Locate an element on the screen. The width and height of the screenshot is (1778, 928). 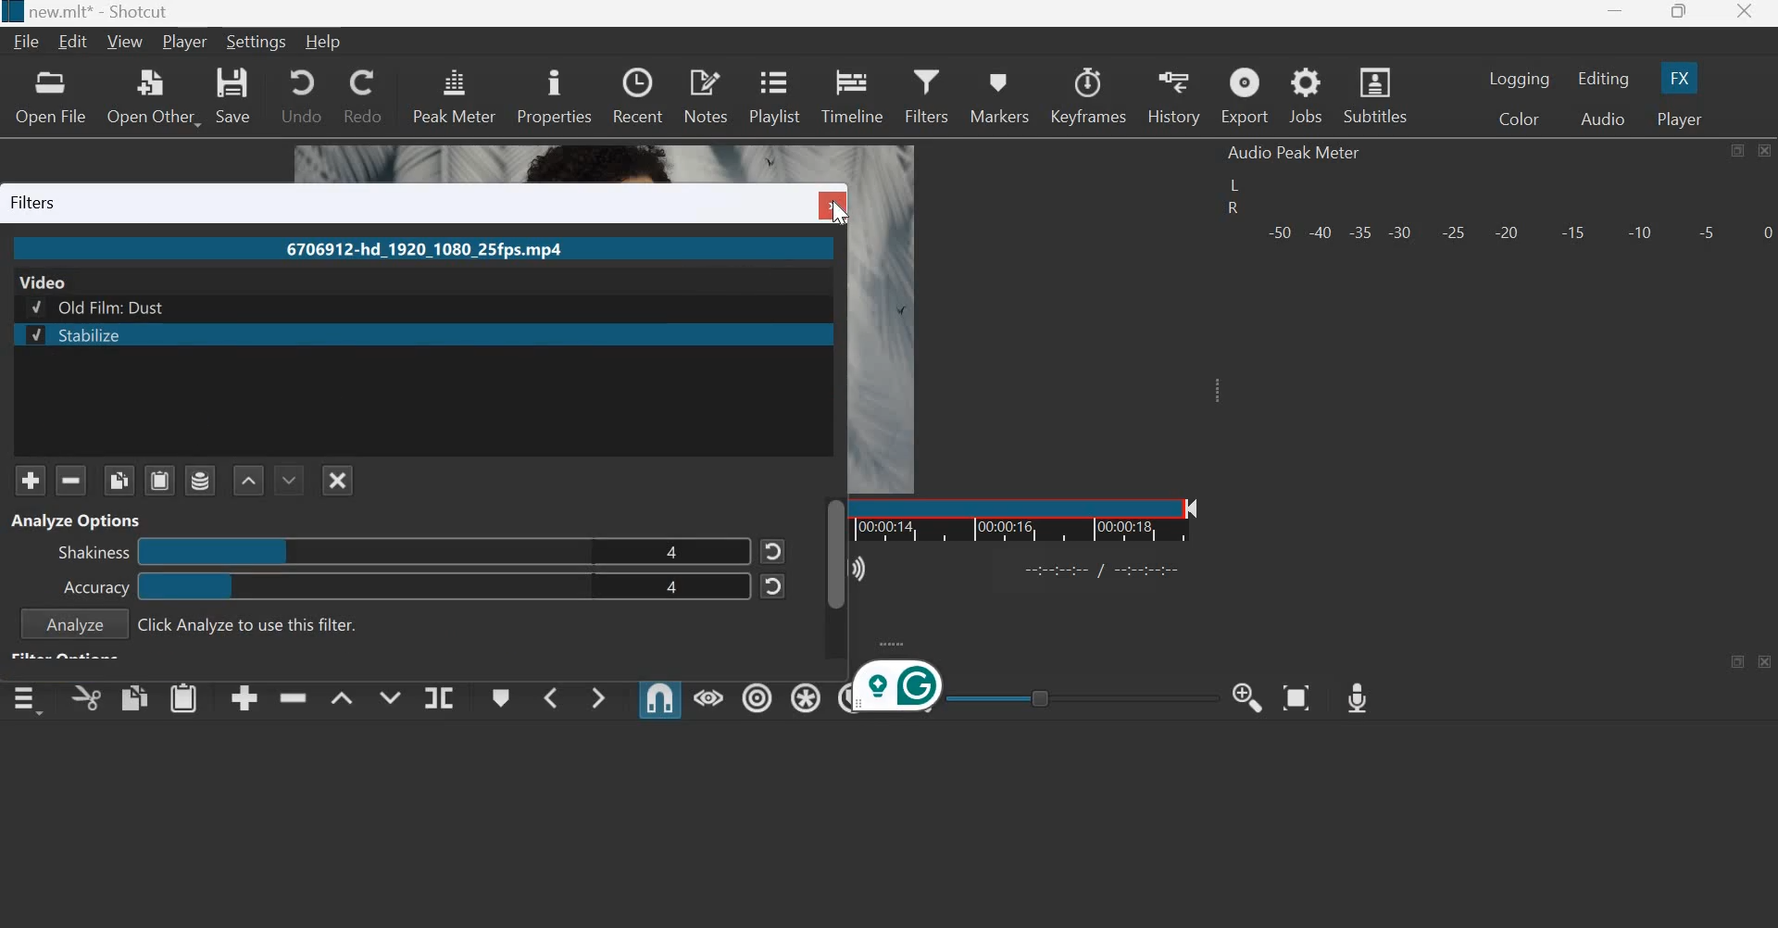
Redo is located at coordinates (365, 96).